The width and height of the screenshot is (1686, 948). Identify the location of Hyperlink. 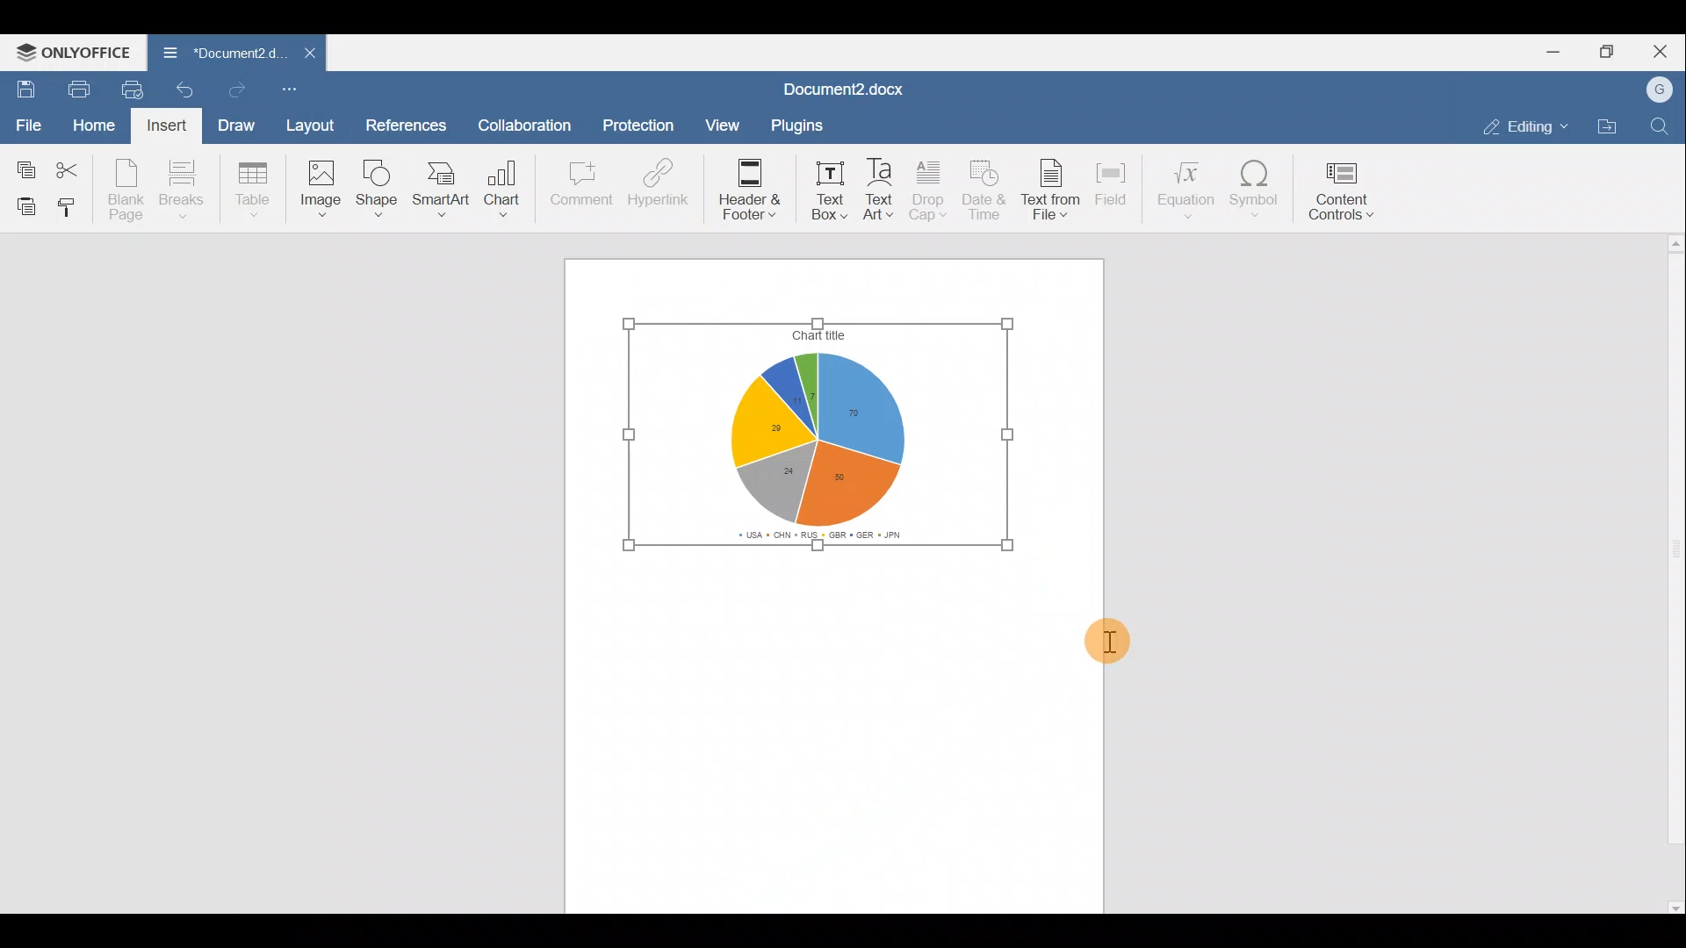
(663, 182).